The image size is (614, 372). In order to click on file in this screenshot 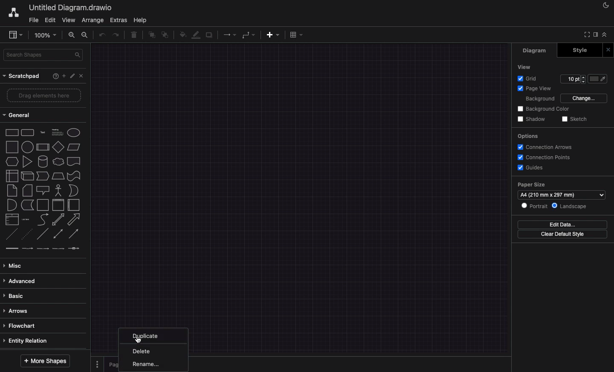, I will do `click(34, 21)`.